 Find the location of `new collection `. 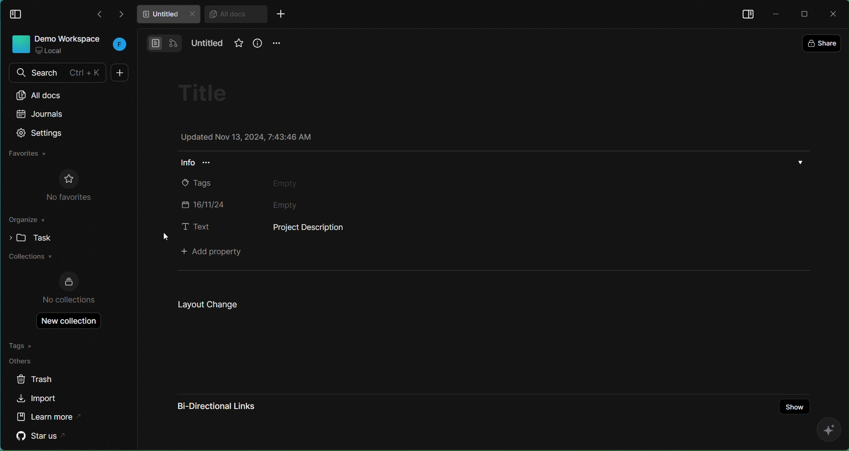

new collection  is located at coordinates (65, 321).